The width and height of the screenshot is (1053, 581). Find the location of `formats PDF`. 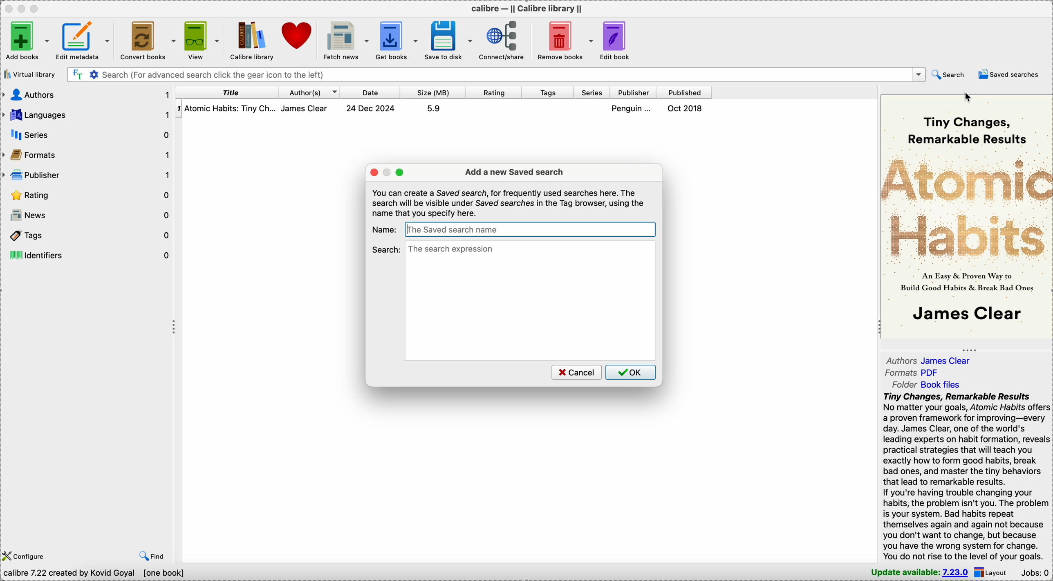

formats PDF is located at coordinates (912, 374).